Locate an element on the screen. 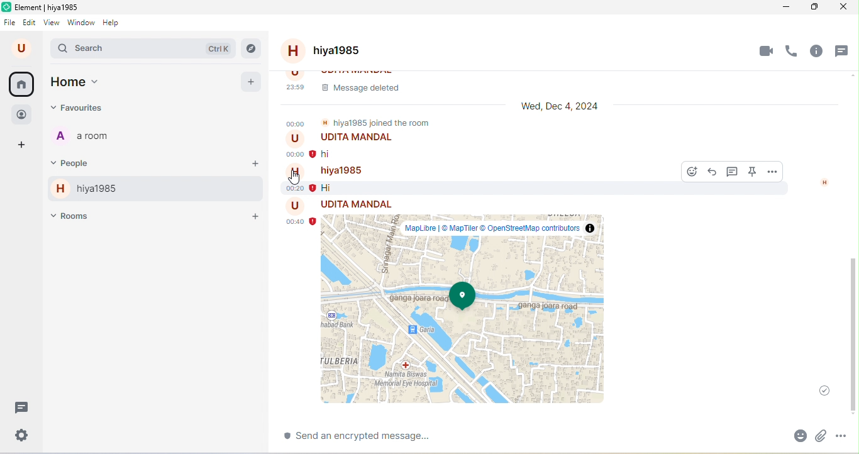 This screenshot has width=859, height=454. help is located at coordinates (115, 23).